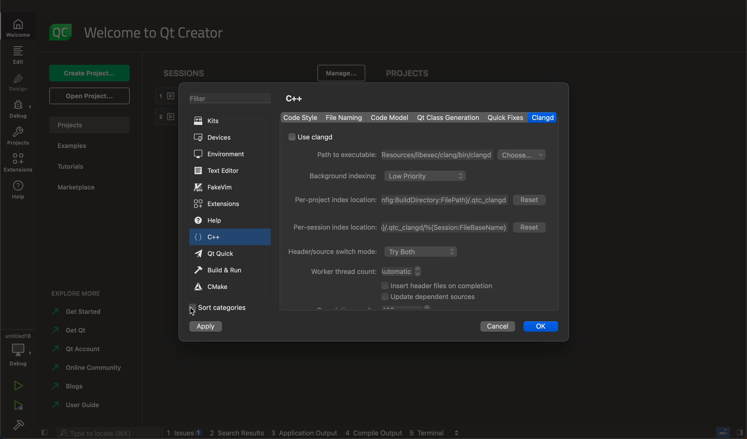 The width and height of the screenshot is (747, 439). What do you see at coordinates (18, 164) in the screenshot?
I see `extensions` at bounding box center [18, 164].